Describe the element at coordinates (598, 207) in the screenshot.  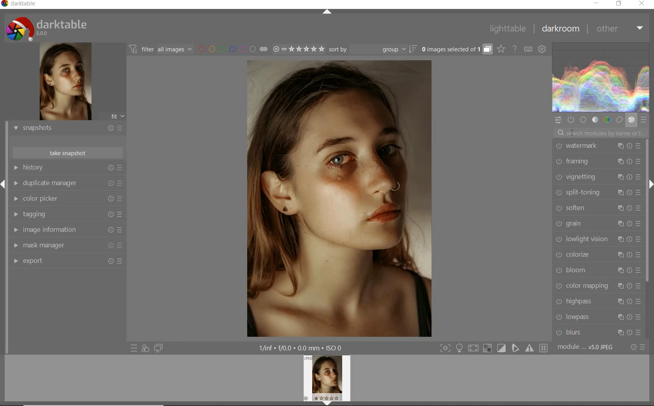
I see `soften` at that location.